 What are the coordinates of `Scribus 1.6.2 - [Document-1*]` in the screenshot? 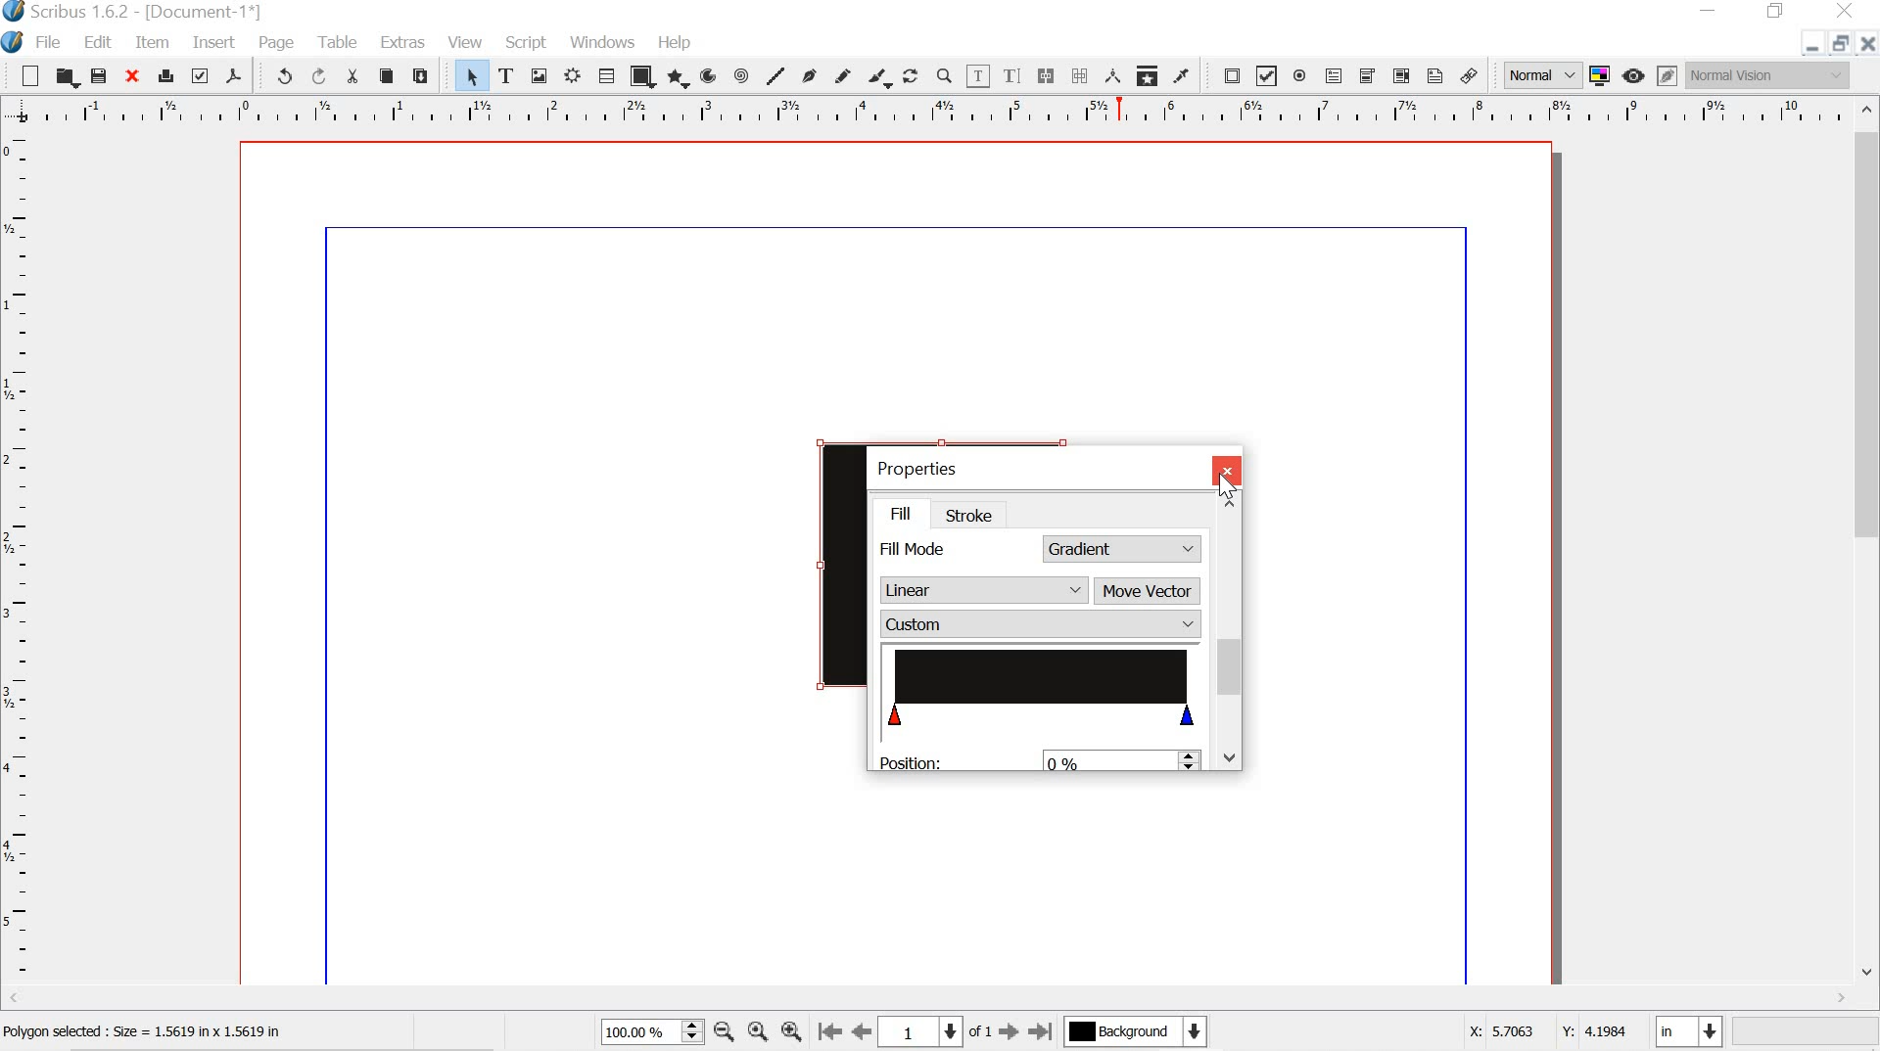 It's located at (160, 12).